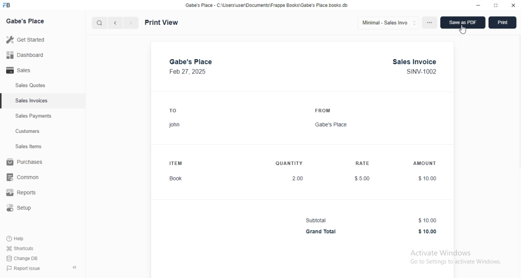 Image resolution: width=521 pixels, height=278 pixels. Describe the element at coordinates (175, 125) in the screenshot. I see `john` at that location.